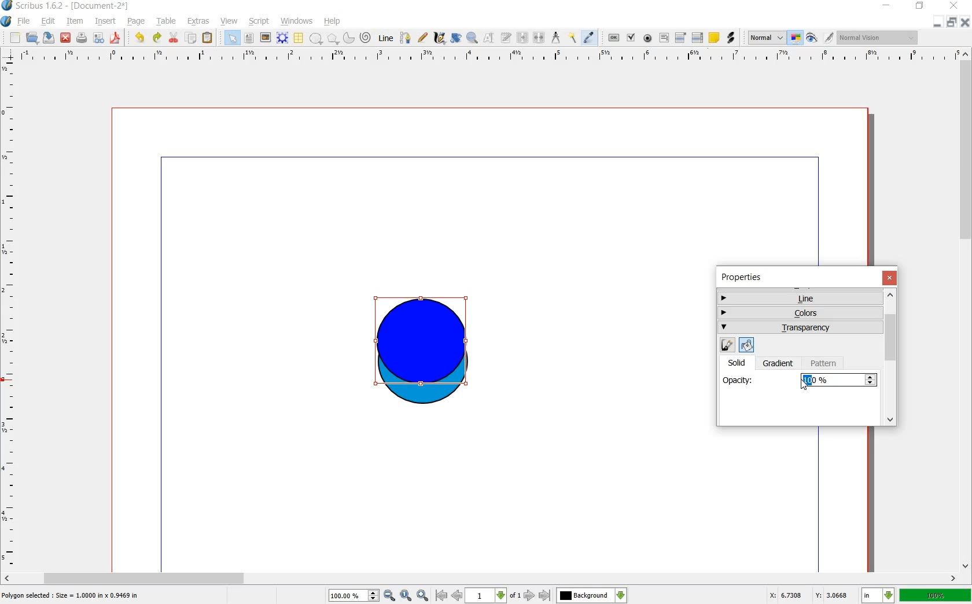 This screenshot has width=972, height=604. What do you see at coordinates (486, 596) in the screenshot?
I see `1` at bounding box center [486, 596].